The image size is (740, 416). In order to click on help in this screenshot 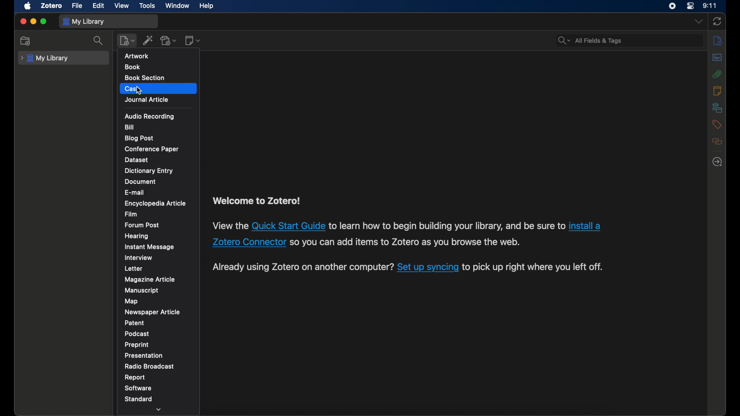, I will do `click(207, 6)`.